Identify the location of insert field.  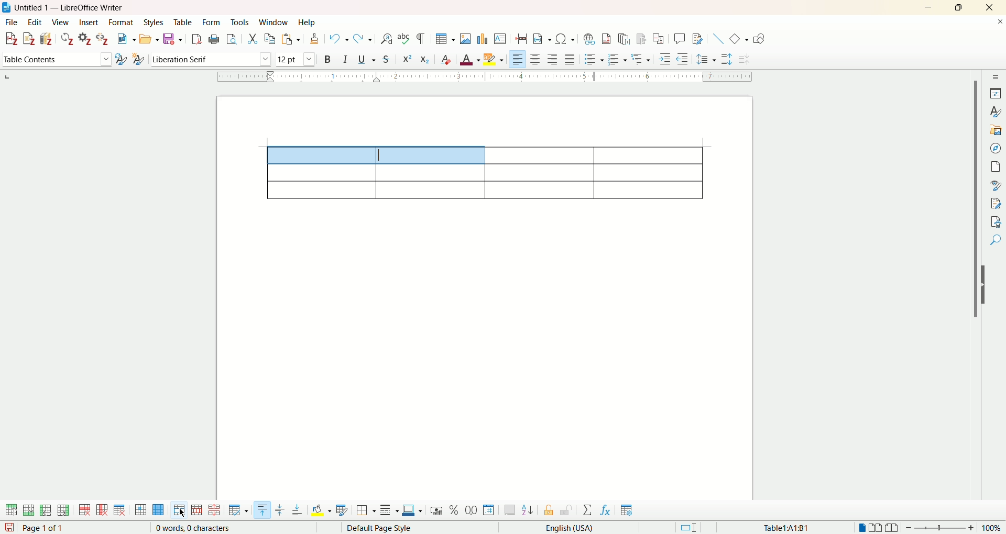
(542, 39).